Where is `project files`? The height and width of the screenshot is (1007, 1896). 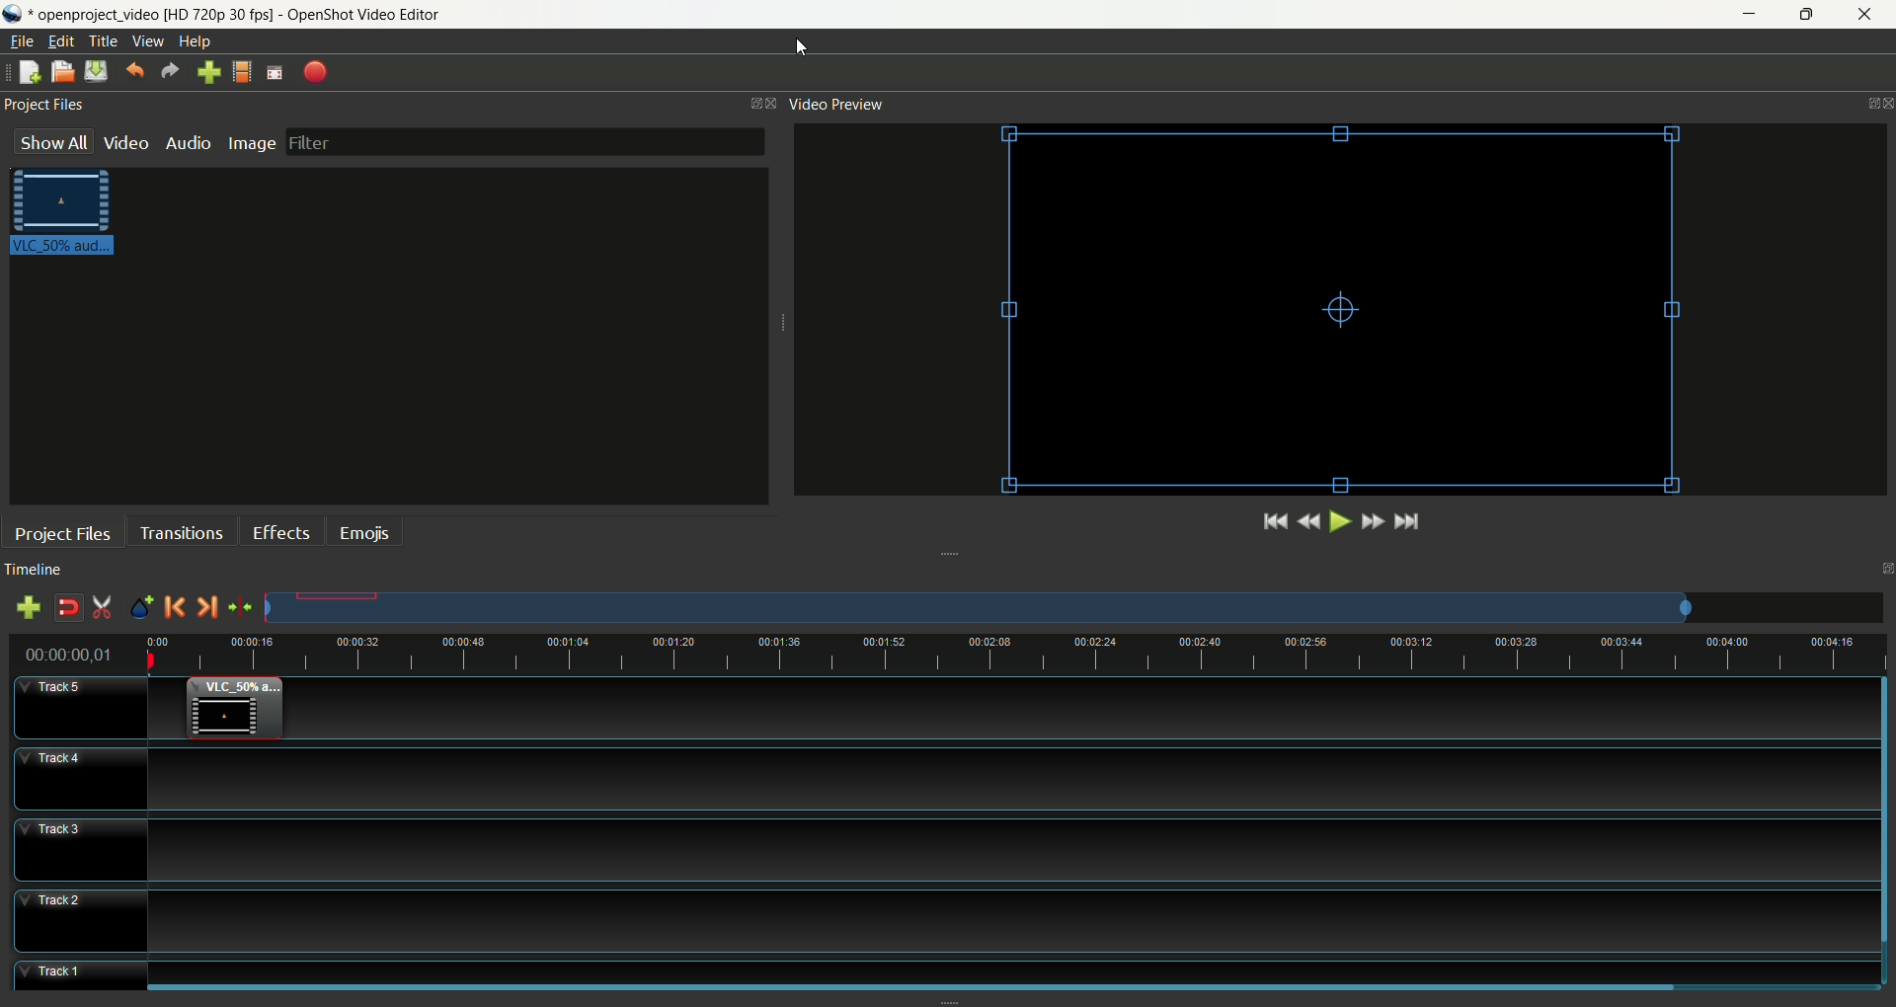 project files is located at coordinates (62, 534).